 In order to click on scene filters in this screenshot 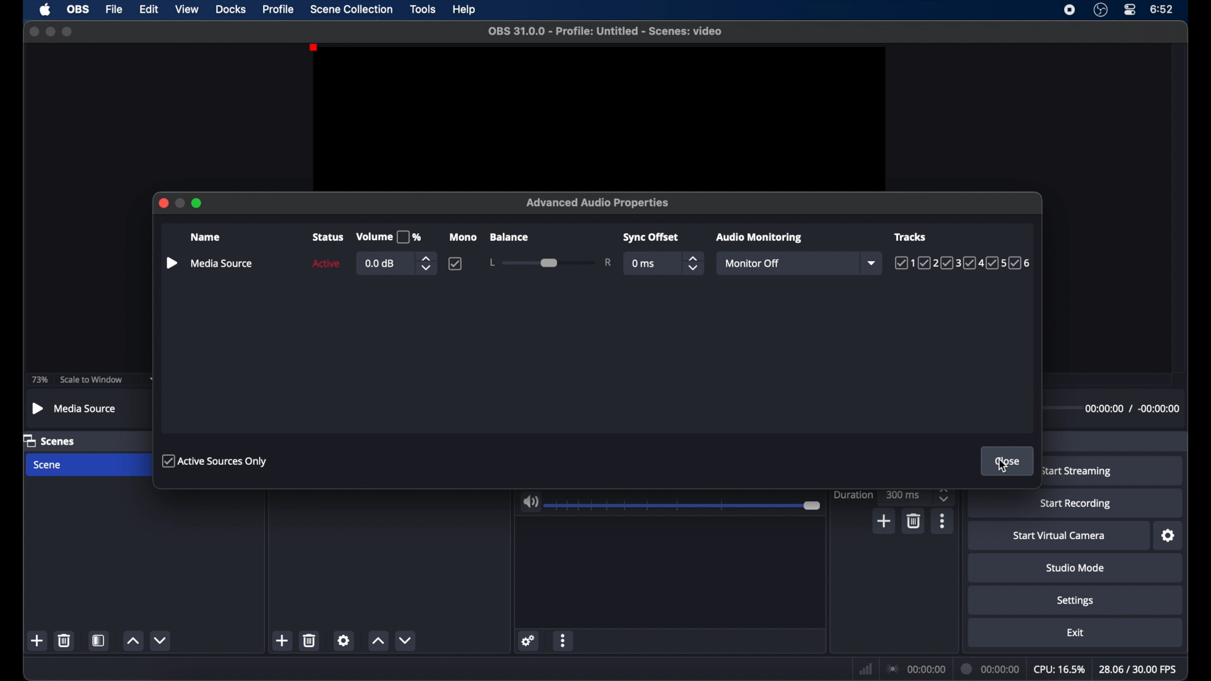, I will do `click(99, 641)`.